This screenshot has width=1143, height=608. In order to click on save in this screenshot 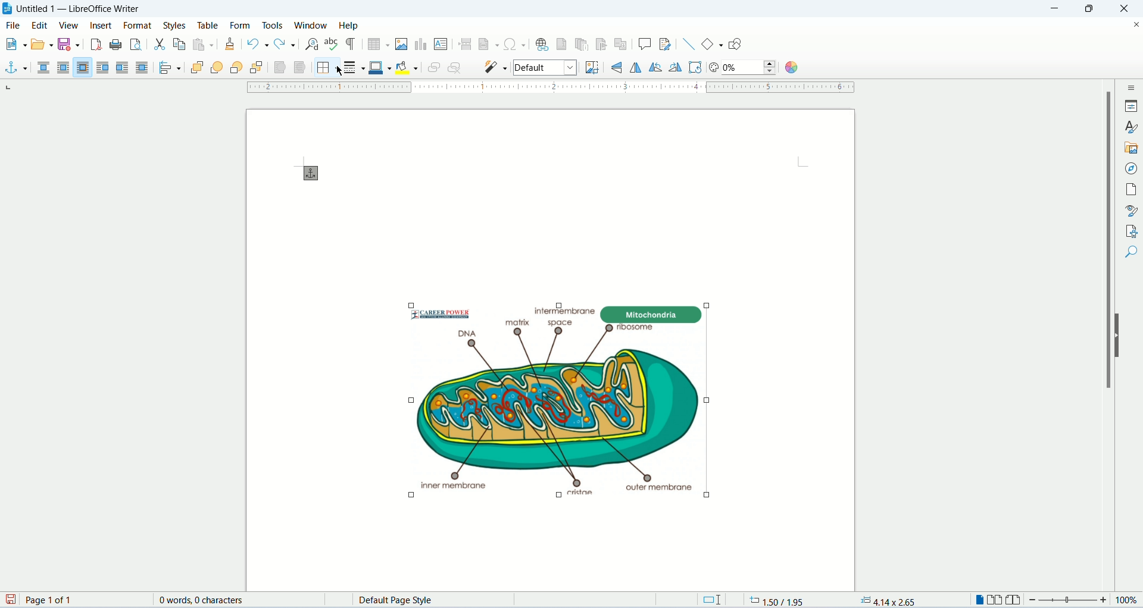, I will do `click(12, 600)`.